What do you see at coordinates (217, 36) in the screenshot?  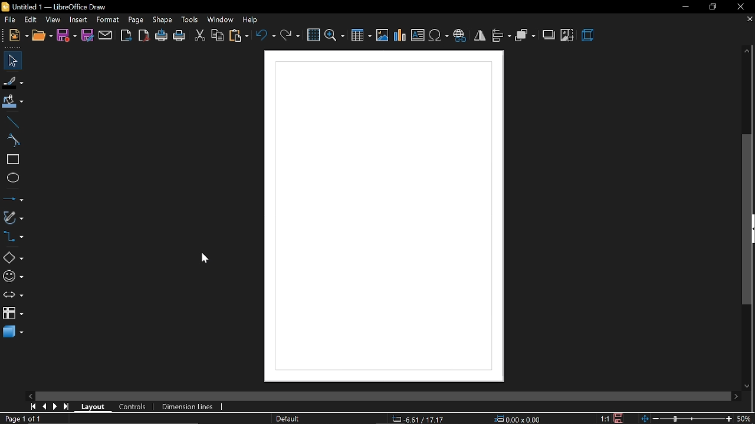 I see `copy` at bounding box center [217, 36].